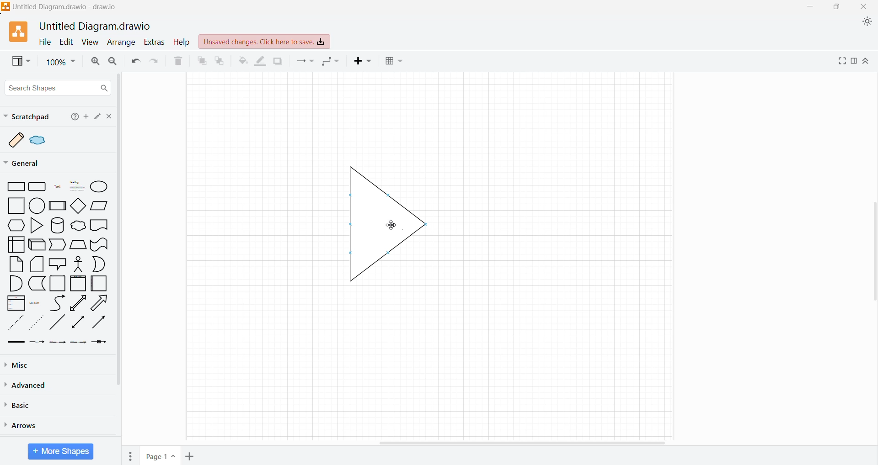  I want to click on Insert, so click(364, 62).